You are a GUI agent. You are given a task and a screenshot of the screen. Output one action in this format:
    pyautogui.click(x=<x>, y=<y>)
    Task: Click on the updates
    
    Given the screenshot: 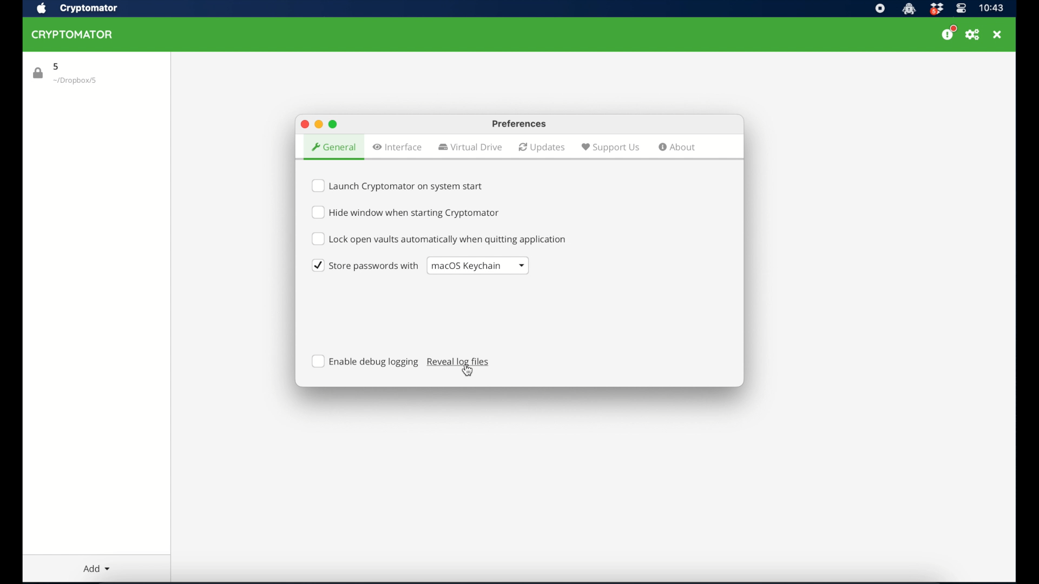 What is the action you would take?
    pyautogui.click(x=542, y=148)
    